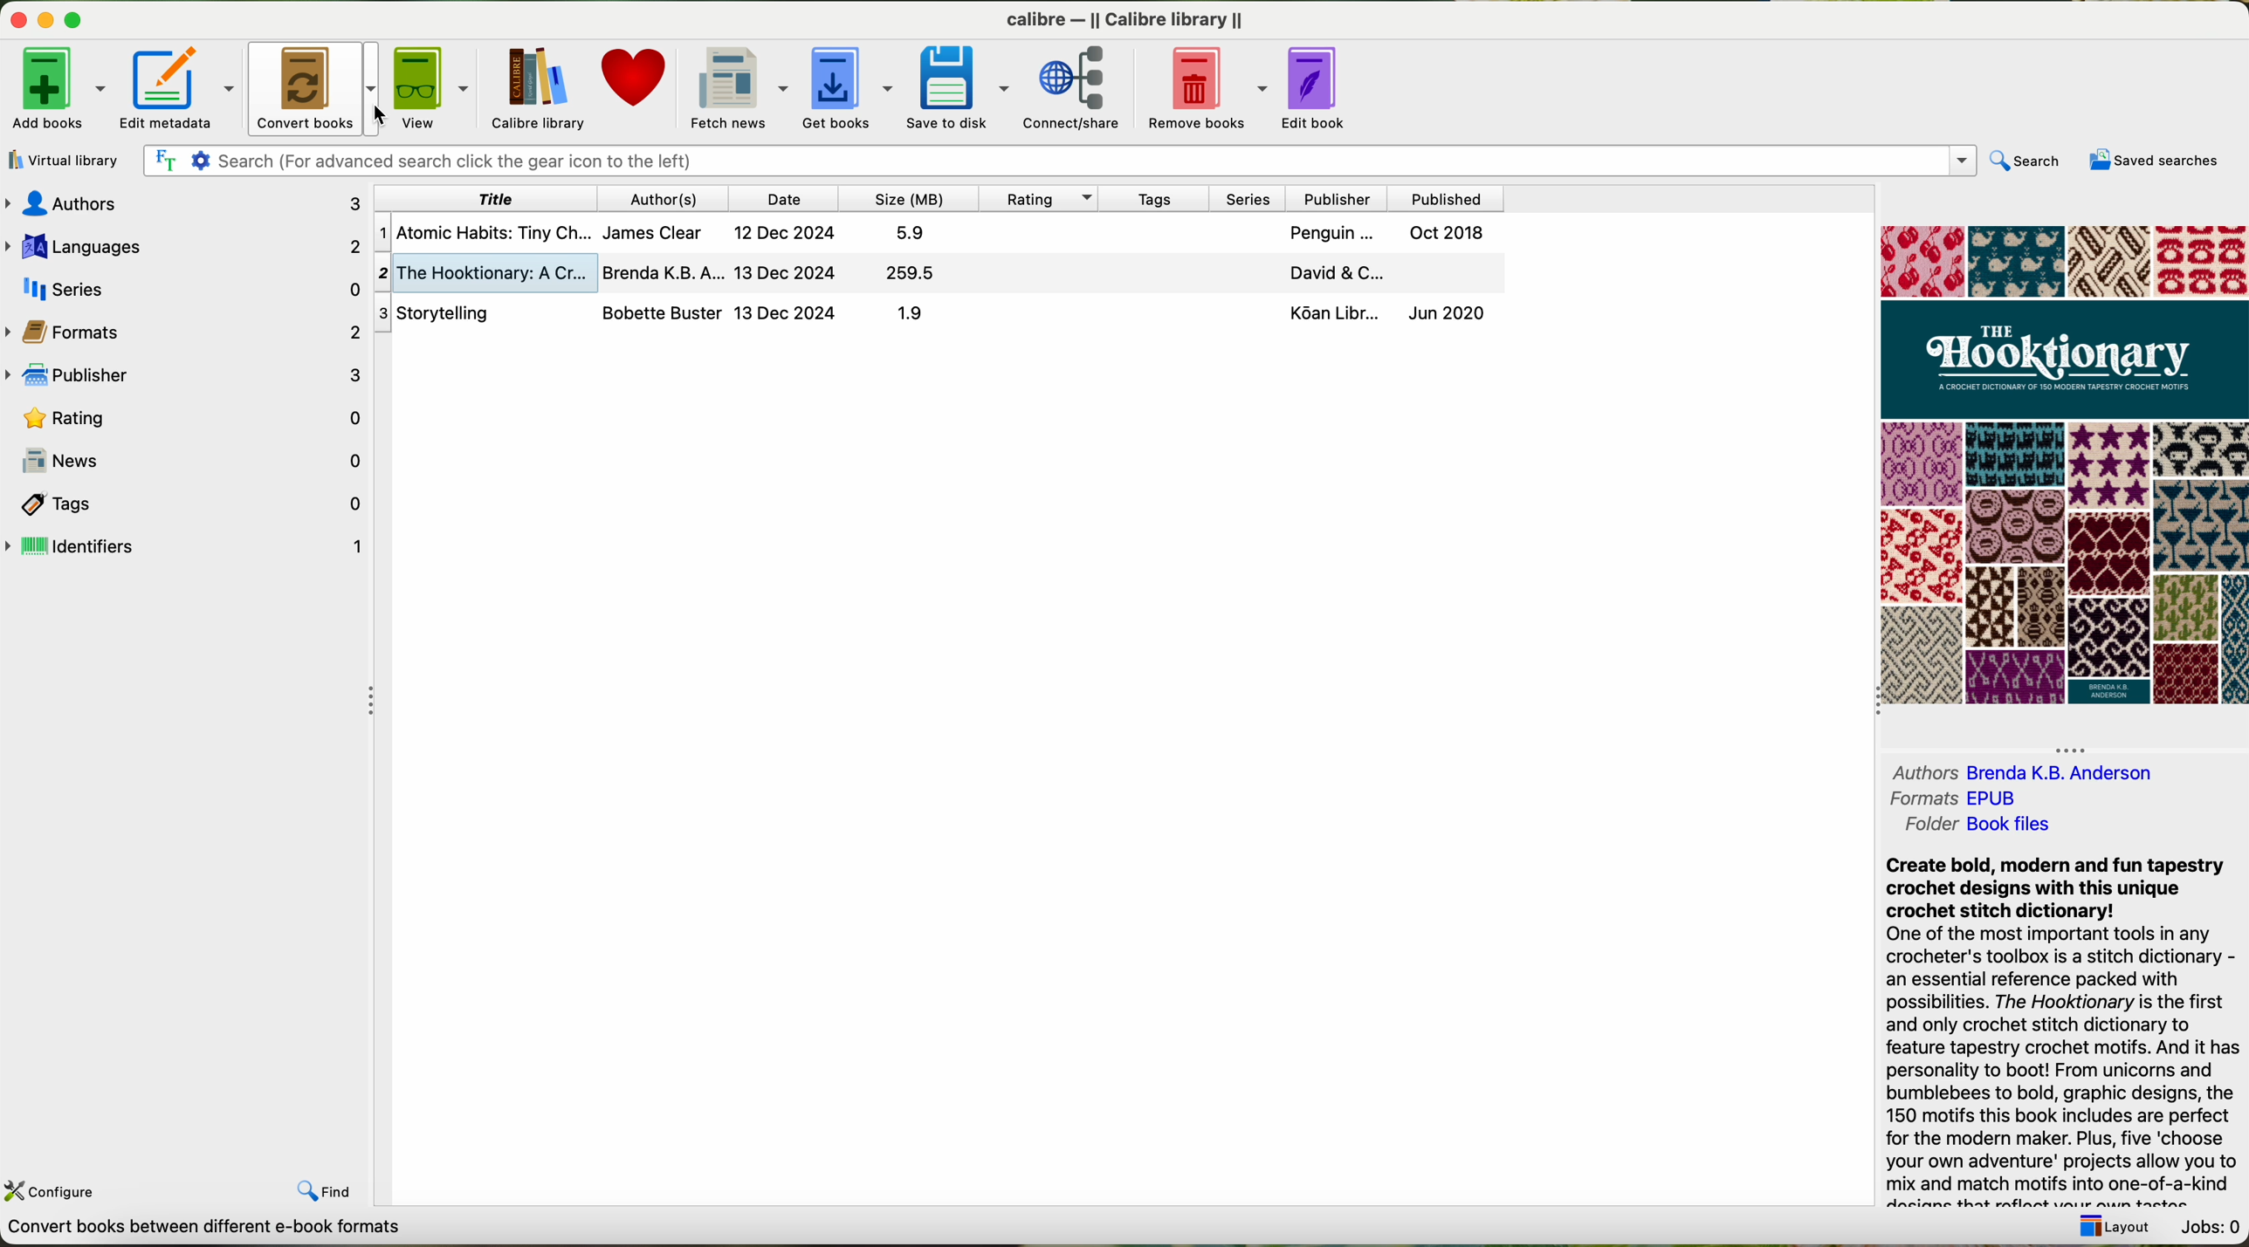 This screenshot has height=1247, width=2249. Describe the element at coordinates (1919, 828) in the screenshot. I see `folder` at that location.